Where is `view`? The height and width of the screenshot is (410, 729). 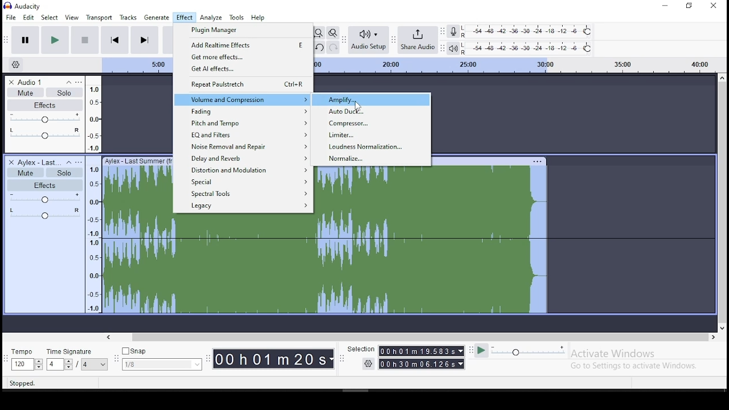 view is located at coordinates (73, 17).